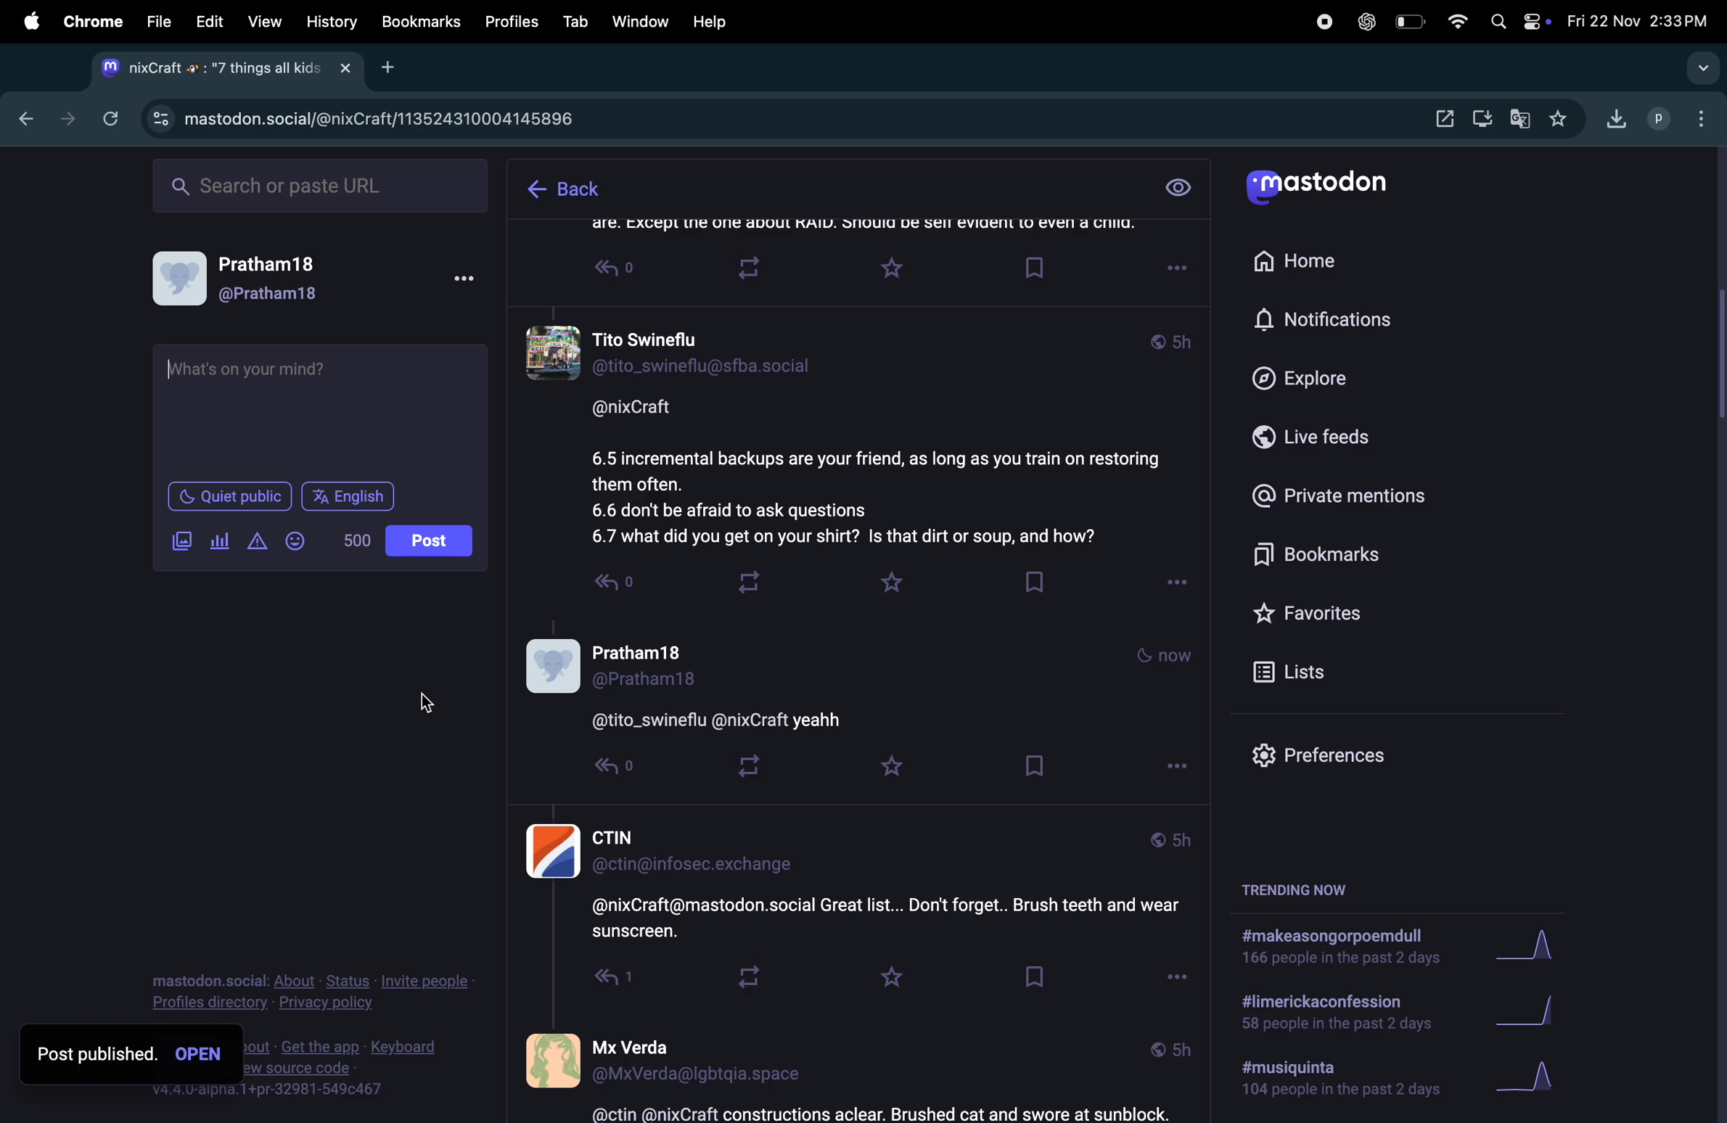 The width and height of the screenshot is (1727, 1123). Describe the element at coordinates (318, 408) in the screenshot. I see `textbox` at that location.